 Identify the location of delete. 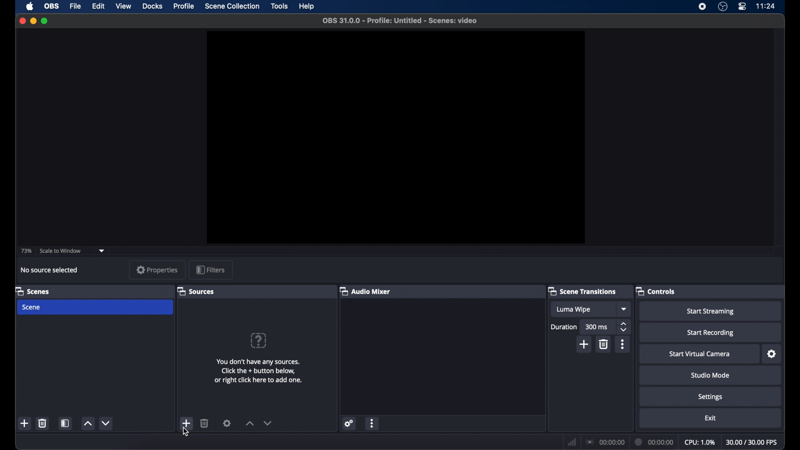
(604, 345).